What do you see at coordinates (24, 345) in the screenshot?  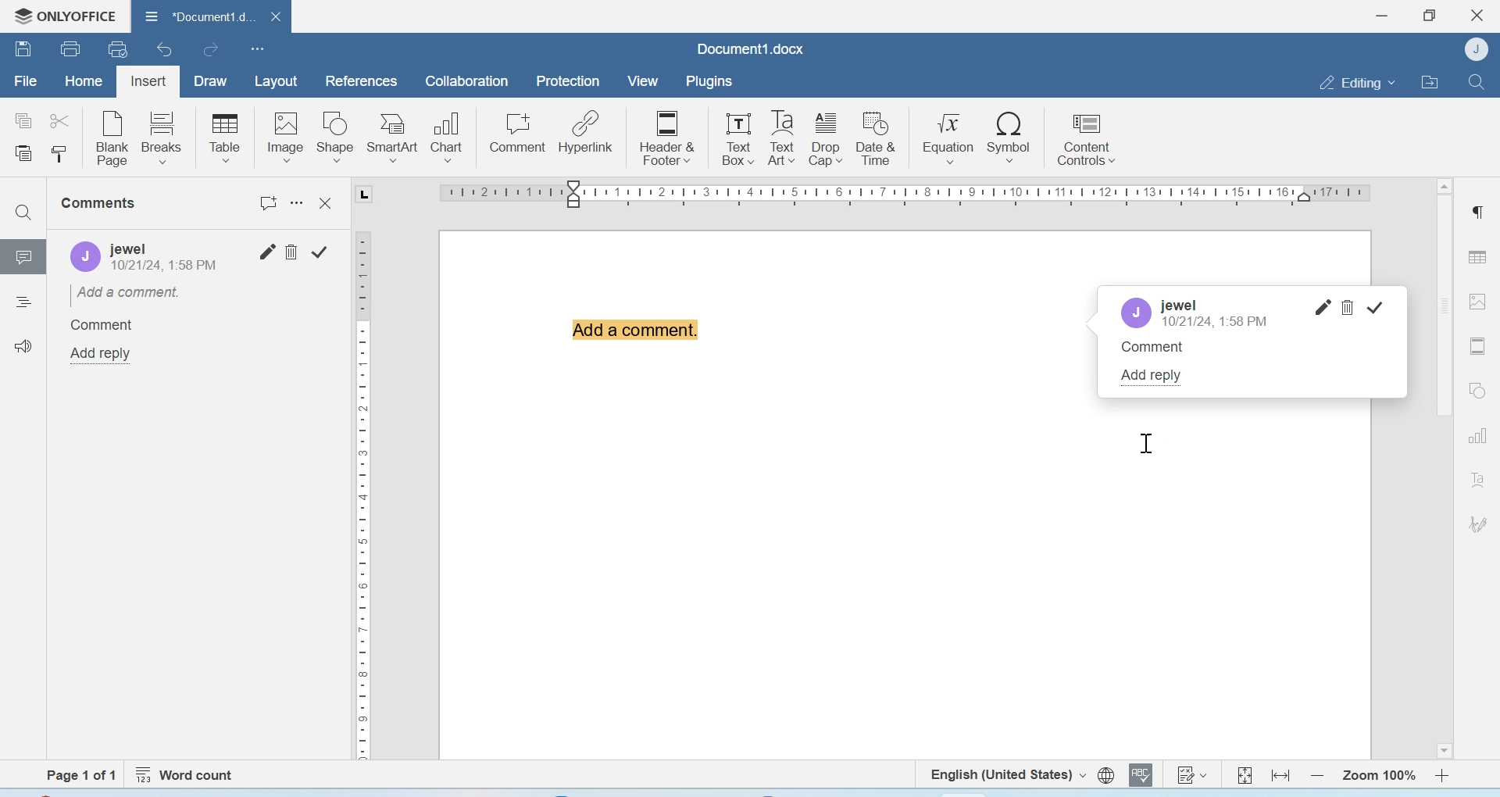 I see `Feedback & Support` at bounding box center [24, 345].